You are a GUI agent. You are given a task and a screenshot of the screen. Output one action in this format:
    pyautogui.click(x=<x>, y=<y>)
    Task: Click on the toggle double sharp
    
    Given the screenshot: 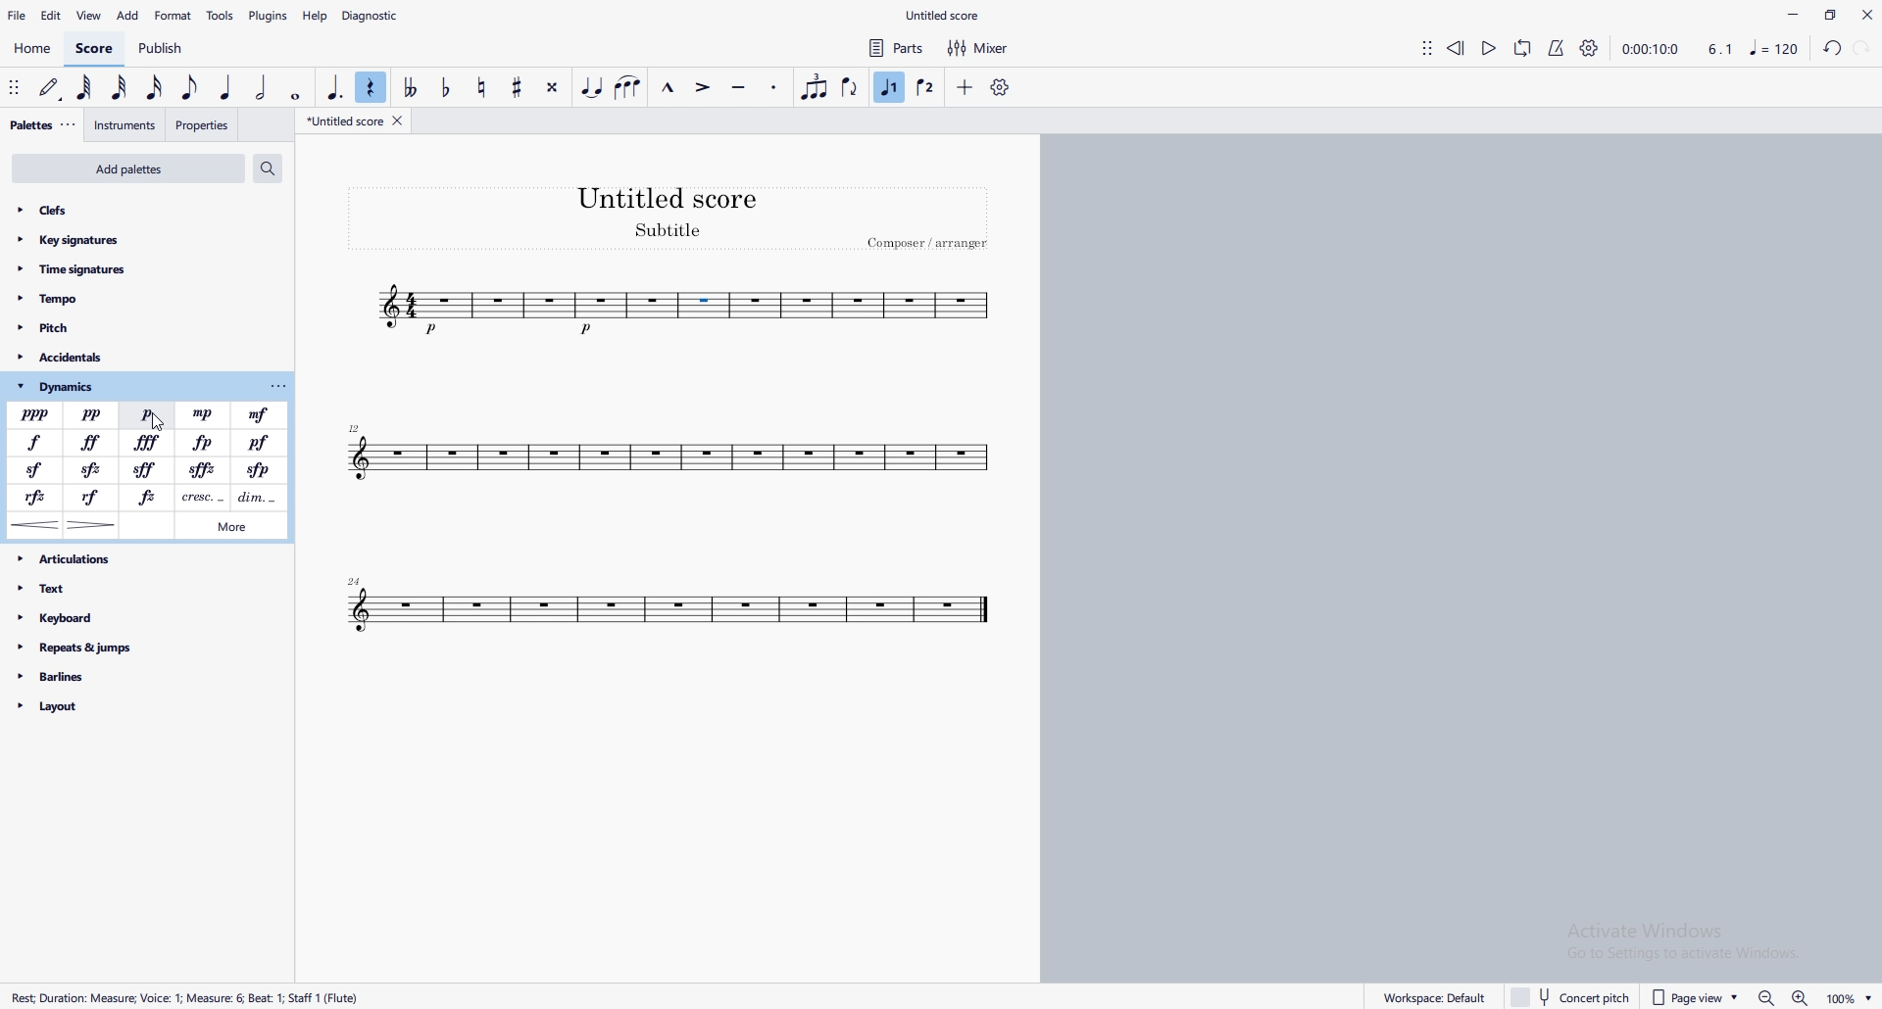 What is the action you would take?
    pyautogui.click(x=552, y=87)
    